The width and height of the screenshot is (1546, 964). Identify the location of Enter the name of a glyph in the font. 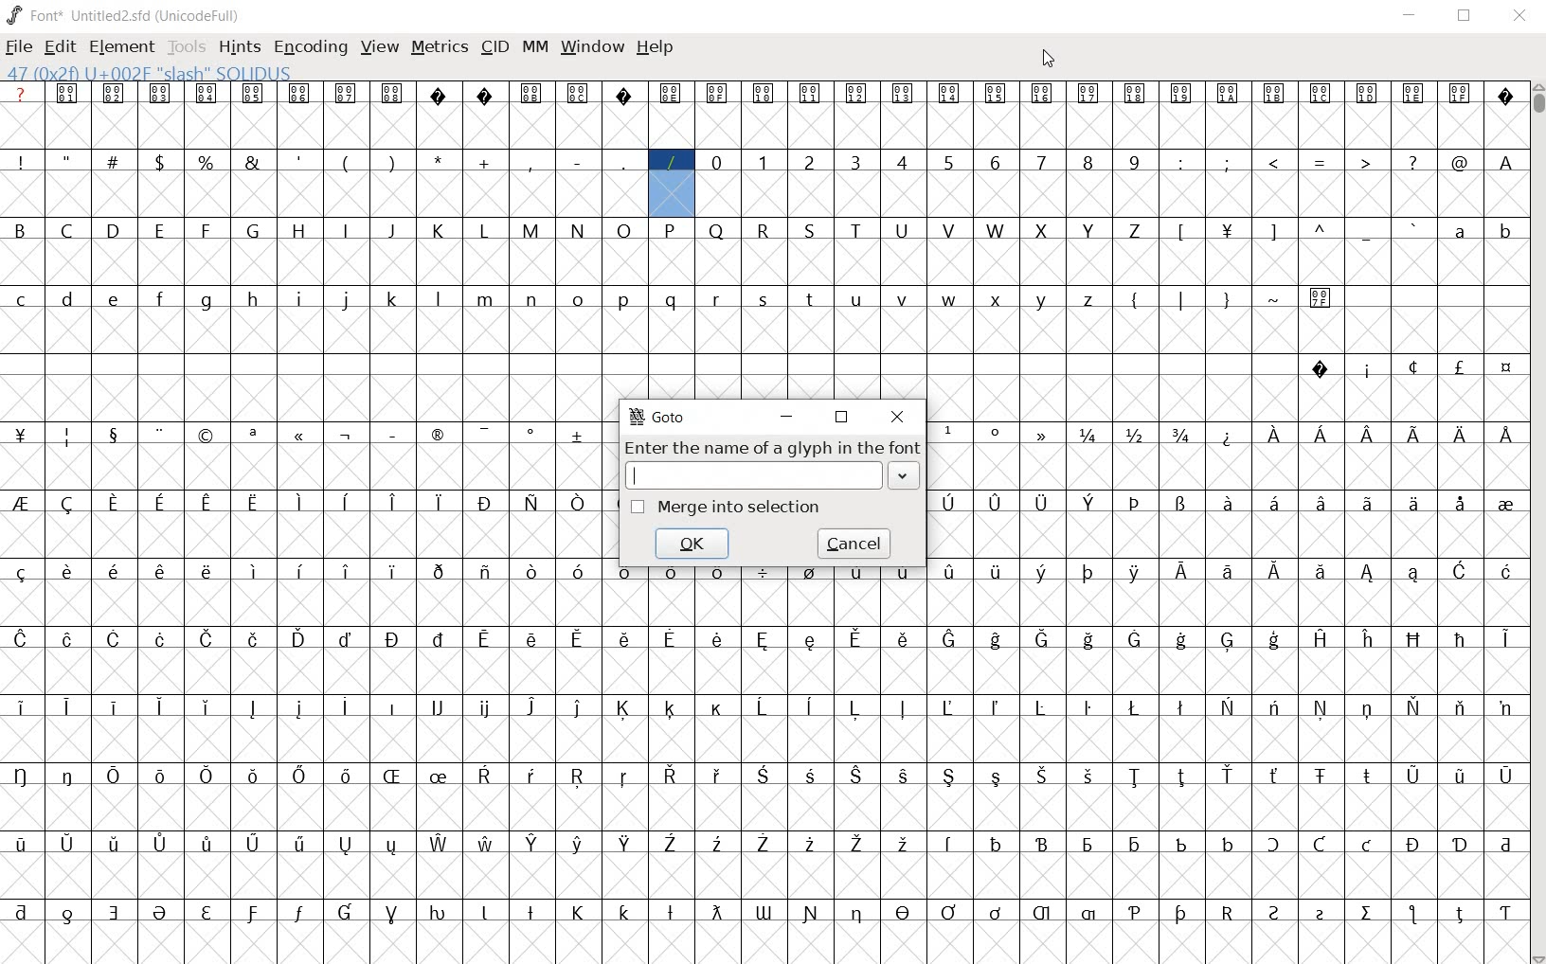
(773, 448).